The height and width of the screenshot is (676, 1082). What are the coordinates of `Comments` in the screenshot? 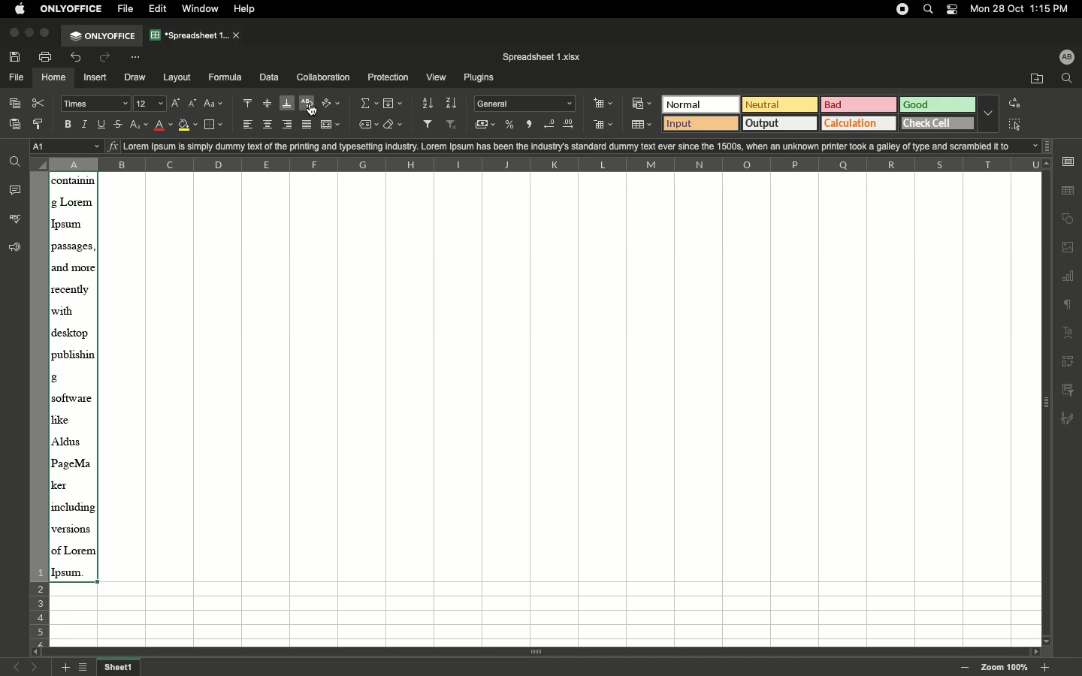 It's located at (16, 189).